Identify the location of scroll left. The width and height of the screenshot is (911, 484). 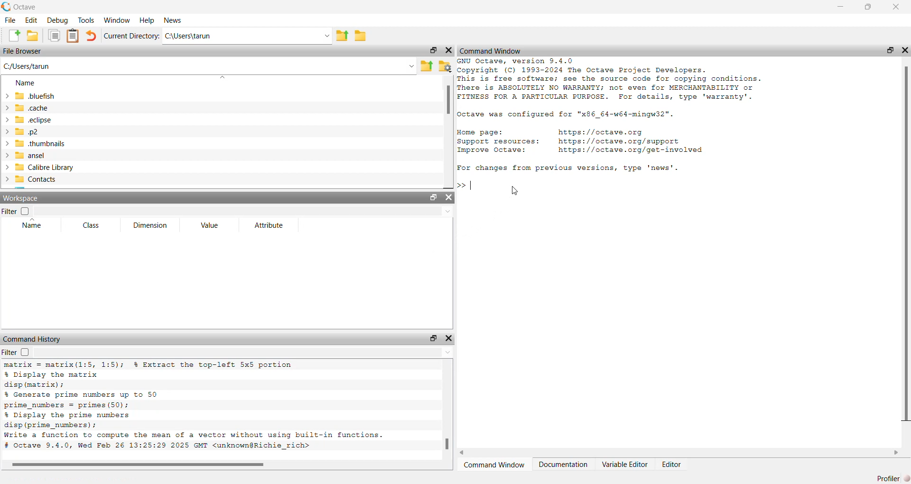
(464, 453).